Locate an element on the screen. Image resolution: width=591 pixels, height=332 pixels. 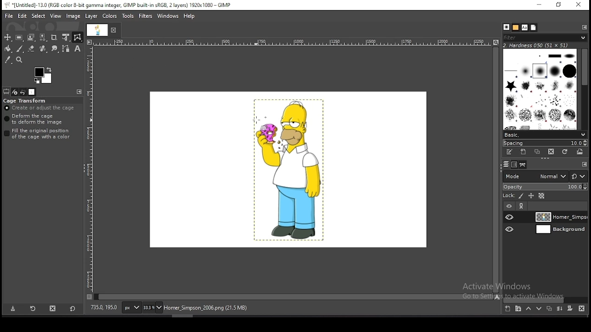
filters is located at coordinates (146, 16).